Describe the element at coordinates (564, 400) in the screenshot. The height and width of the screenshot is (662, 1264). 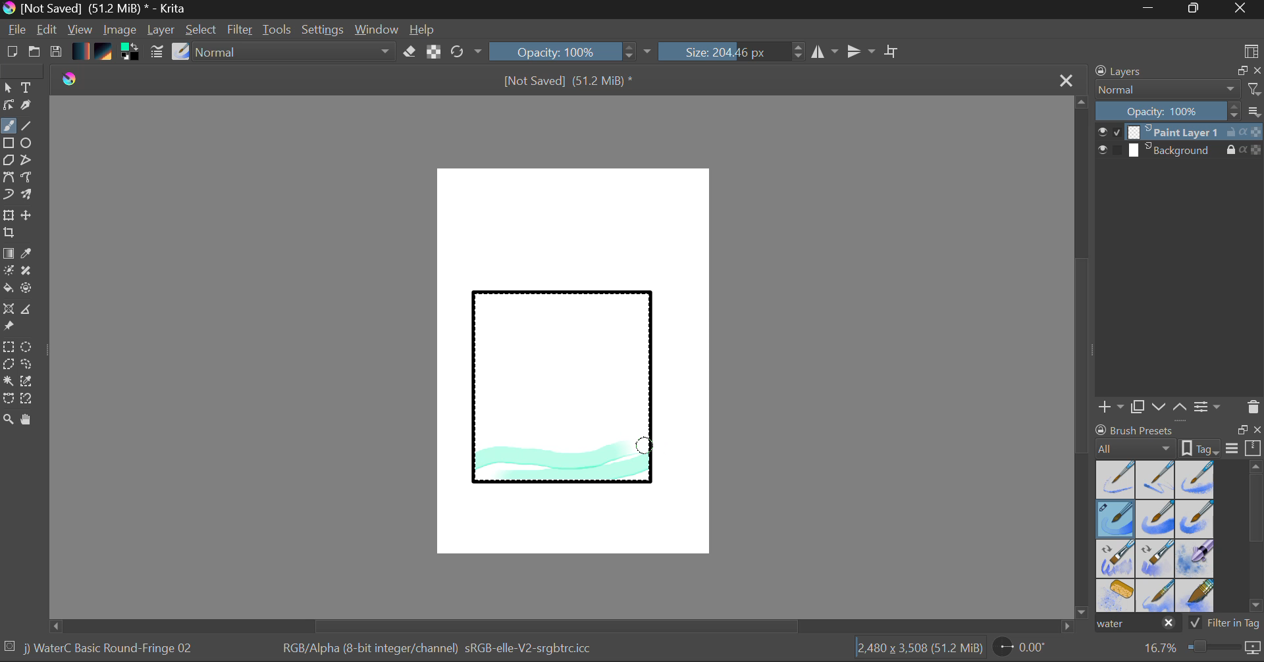
I see `Rectangle Shape Selected` at that location.